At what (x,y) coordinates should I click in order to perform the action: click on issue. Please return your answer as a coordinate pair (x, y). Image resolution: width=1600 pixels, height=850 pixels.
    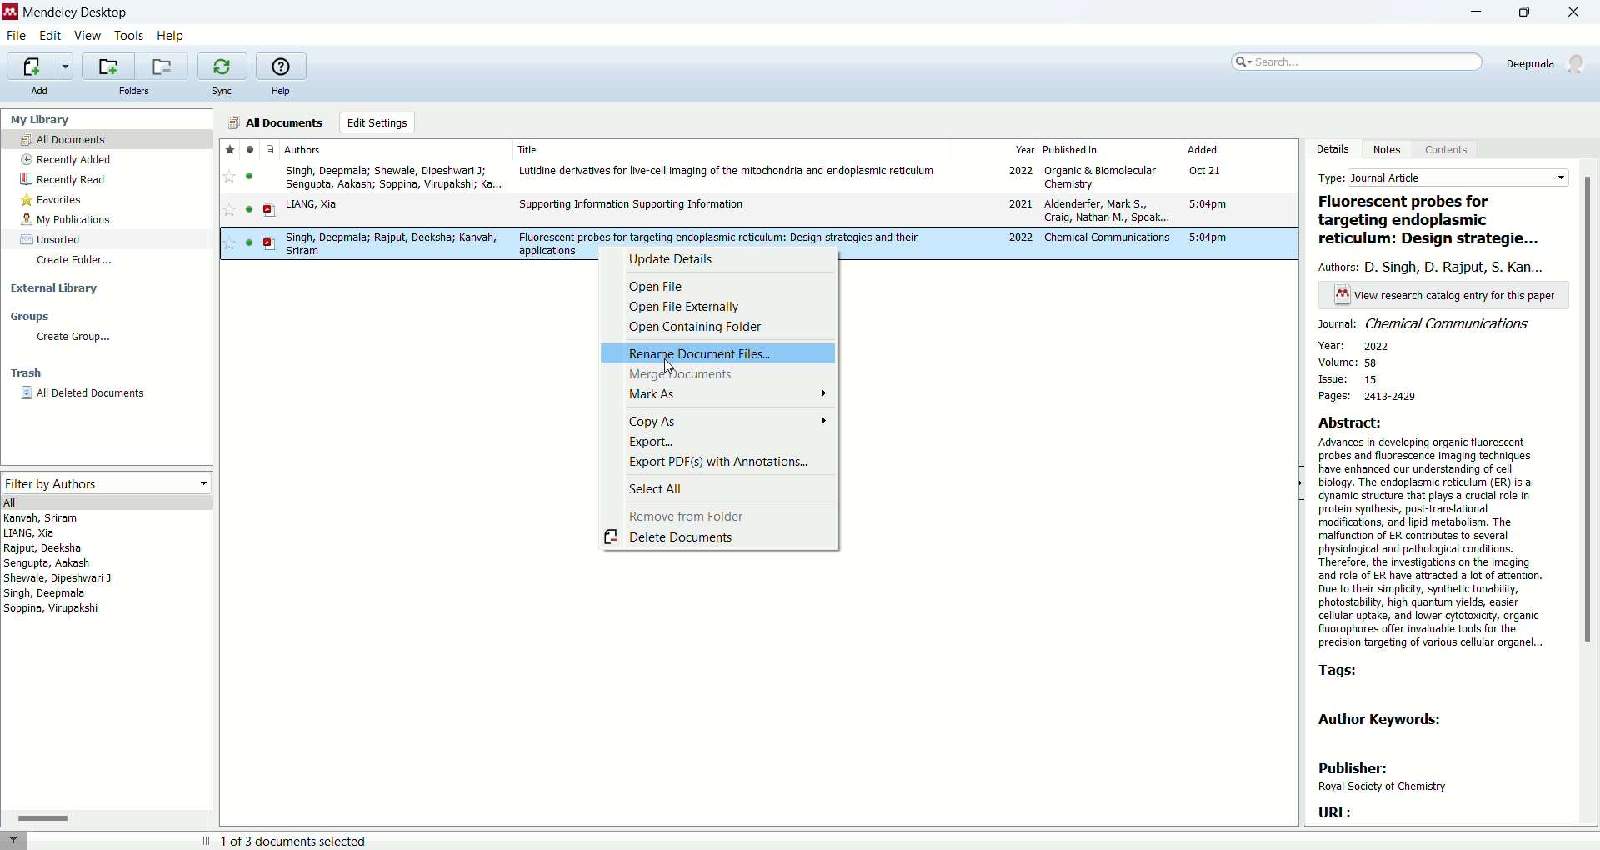
    Looking at the image, I should click on (1347, 380).